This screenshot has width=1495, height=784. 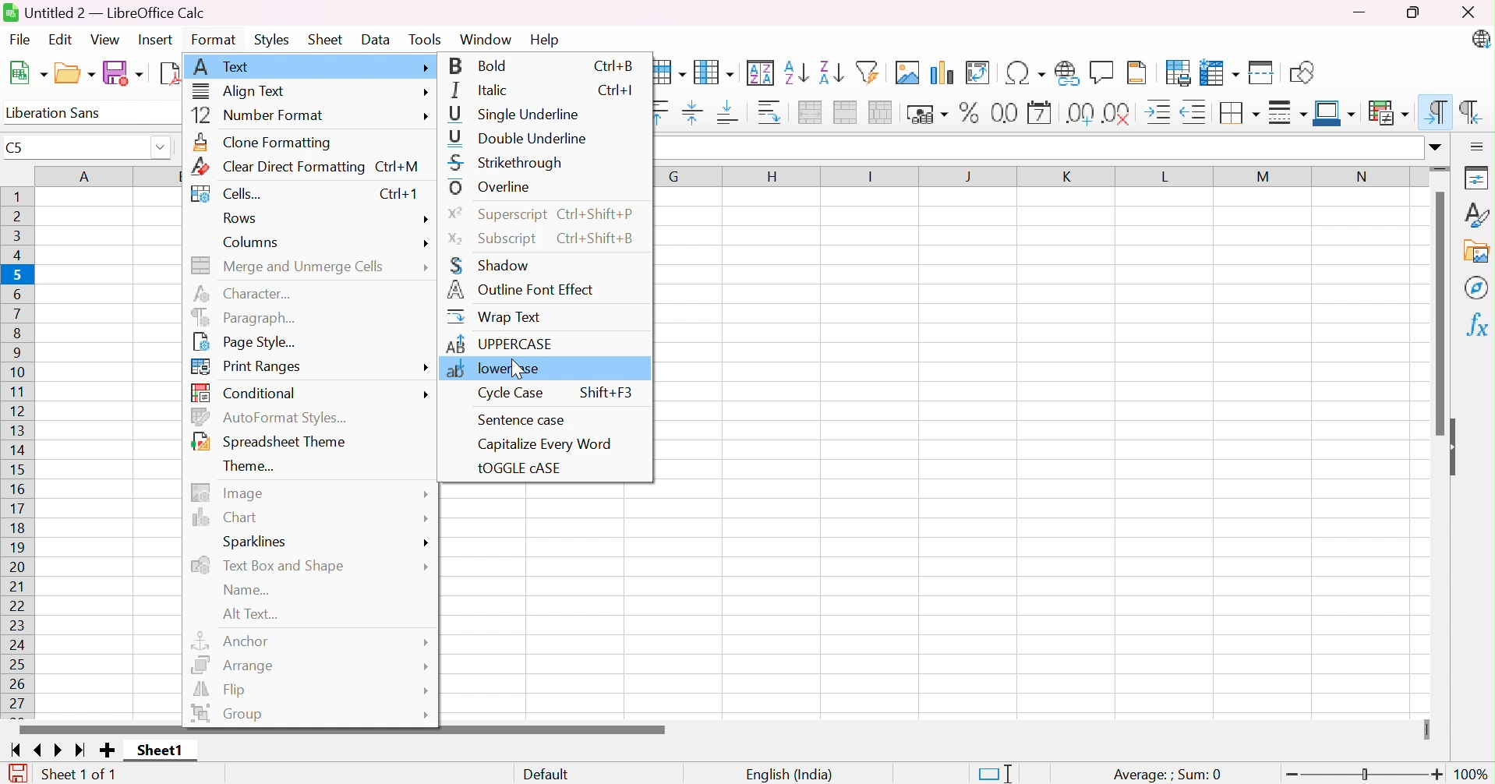 I want to click on Arrange, so click(x=234, y=662).